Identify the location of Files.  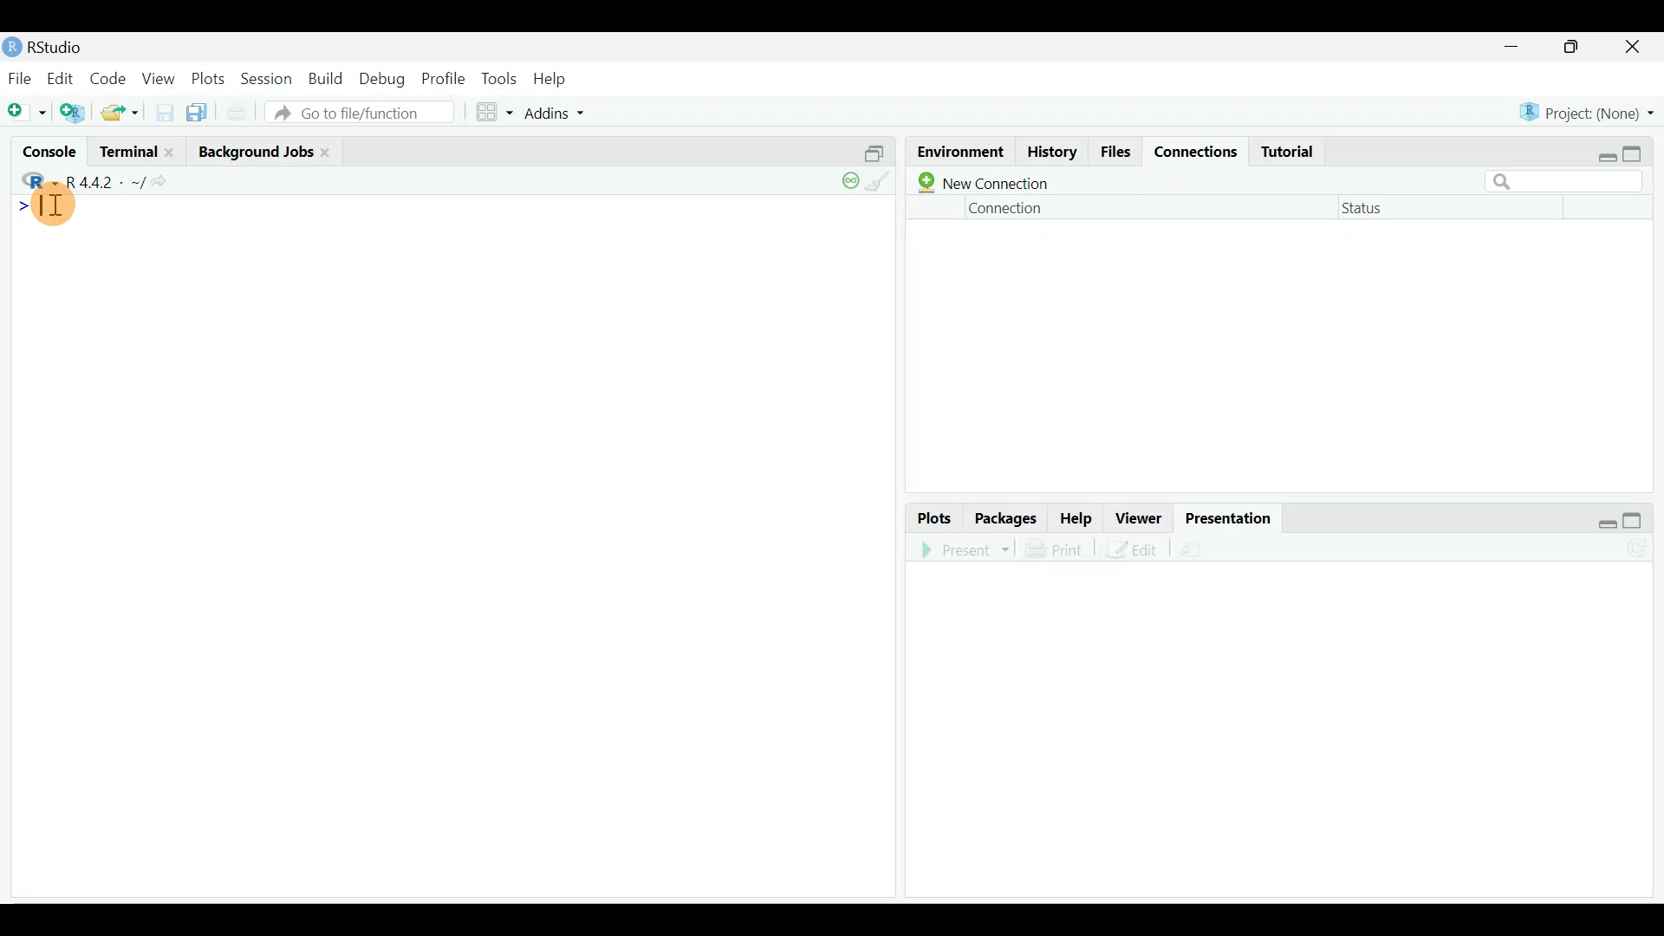
(1113, 150).